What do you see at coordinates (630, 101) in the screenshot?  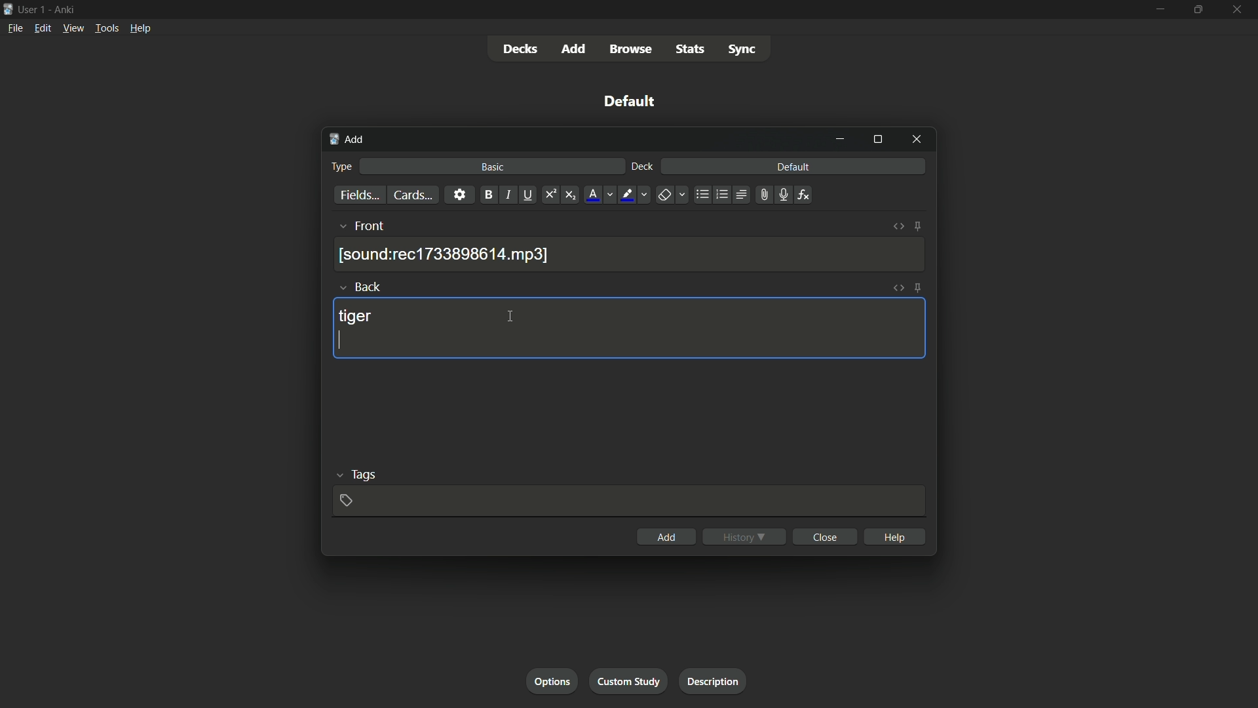 I see `default` at bounding box center [630, 101].